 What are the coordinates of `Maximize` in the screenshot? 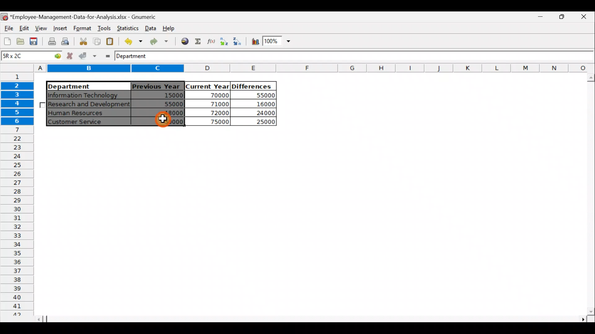 It's located at (543, 18).